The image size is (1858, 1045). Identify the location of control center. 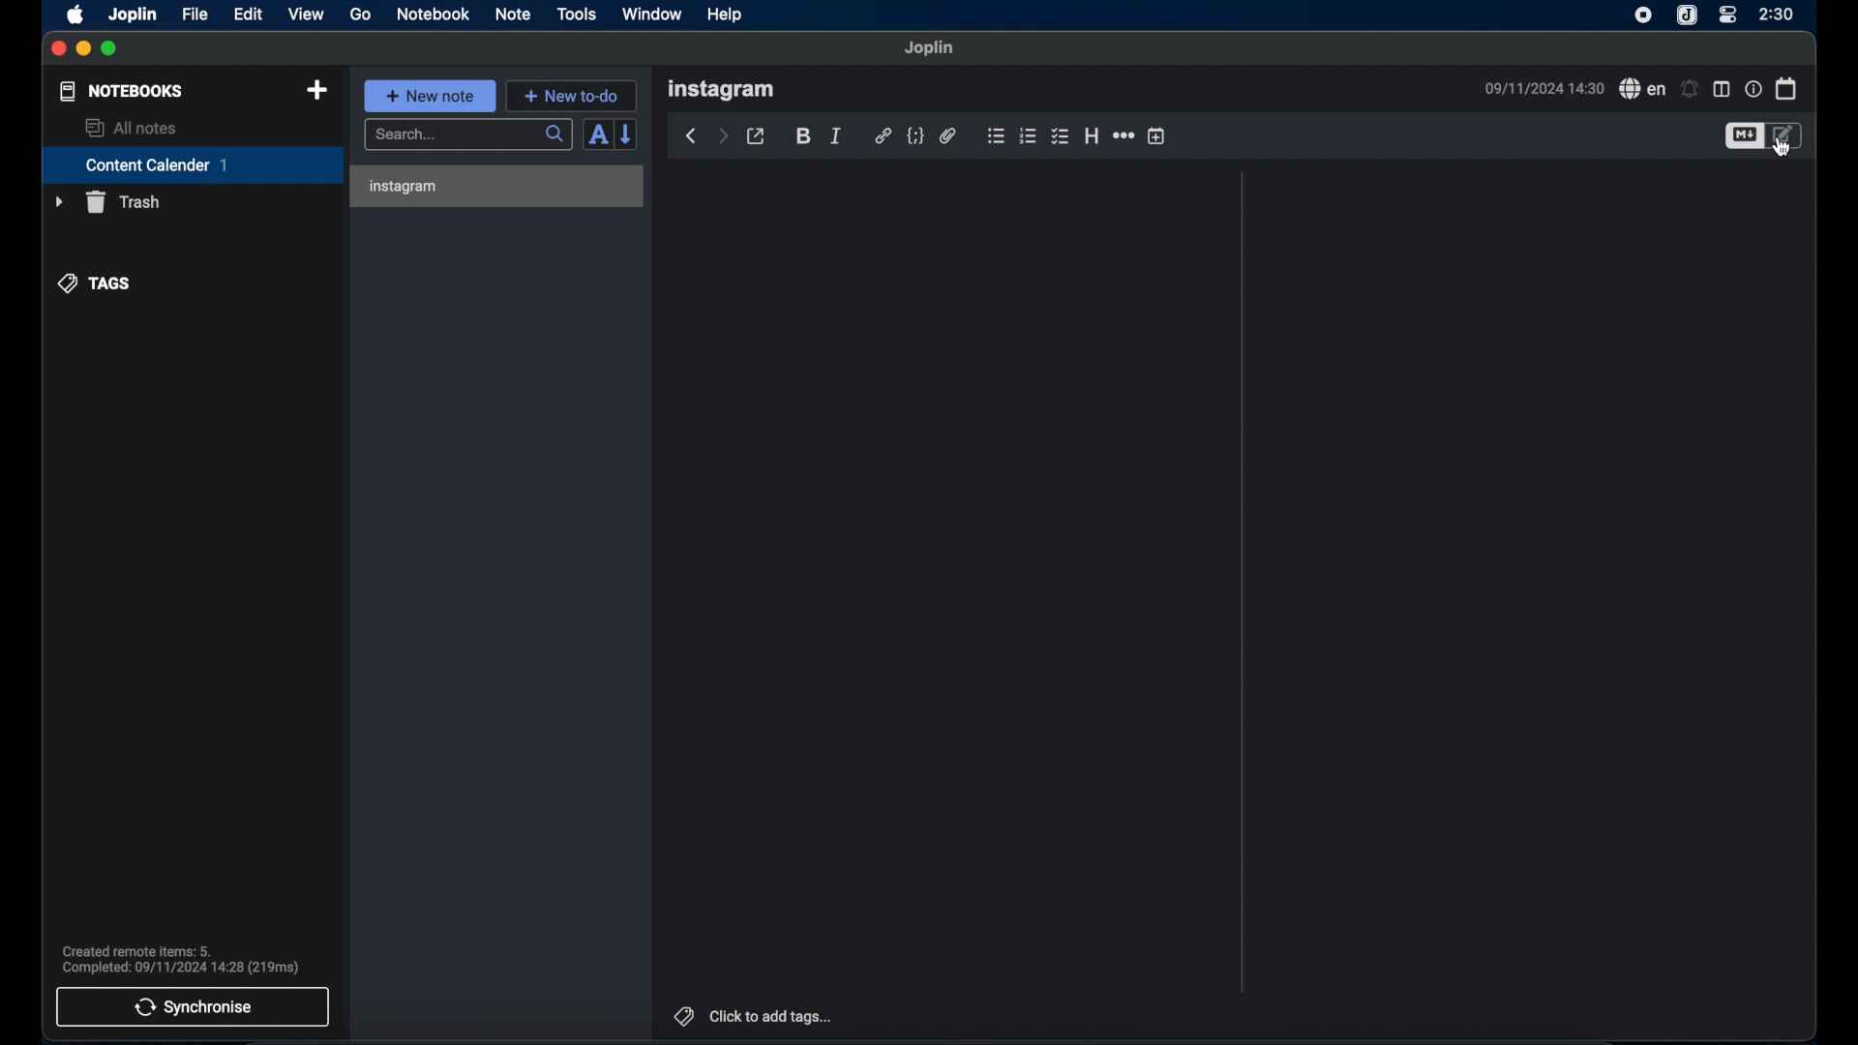
(1727, 15).